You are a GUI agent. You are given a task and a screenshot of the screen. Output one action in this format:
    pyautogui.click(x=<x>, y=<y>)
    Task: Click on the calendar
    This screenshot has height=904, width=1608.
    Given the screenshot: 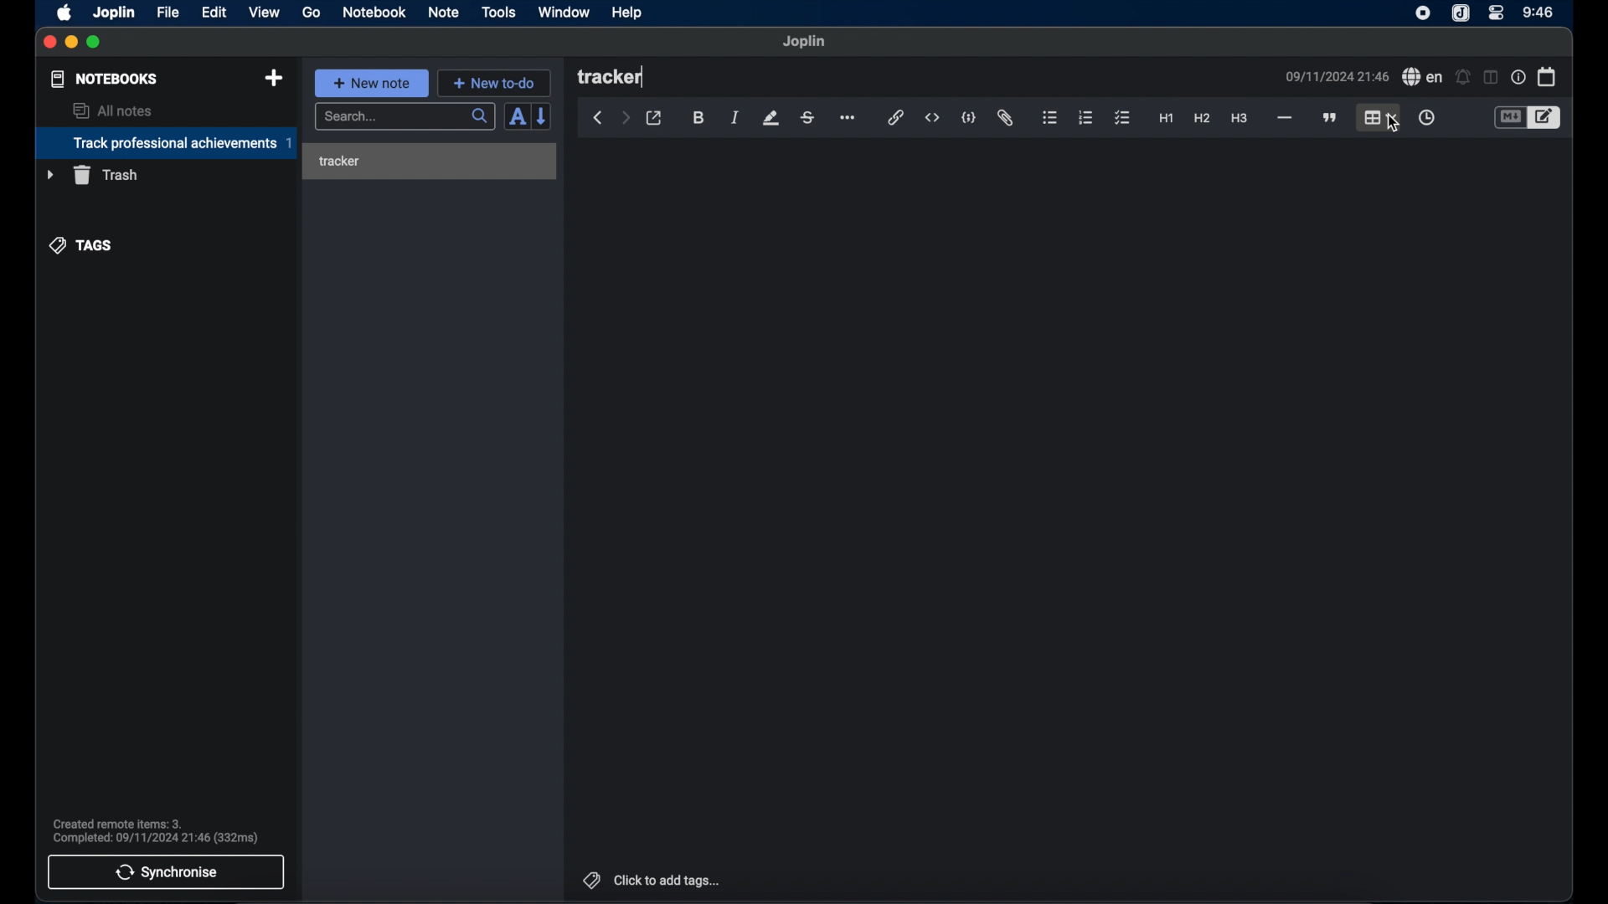 What is the action you would take?
    pyautogui.click(x=1547, y=76)
    